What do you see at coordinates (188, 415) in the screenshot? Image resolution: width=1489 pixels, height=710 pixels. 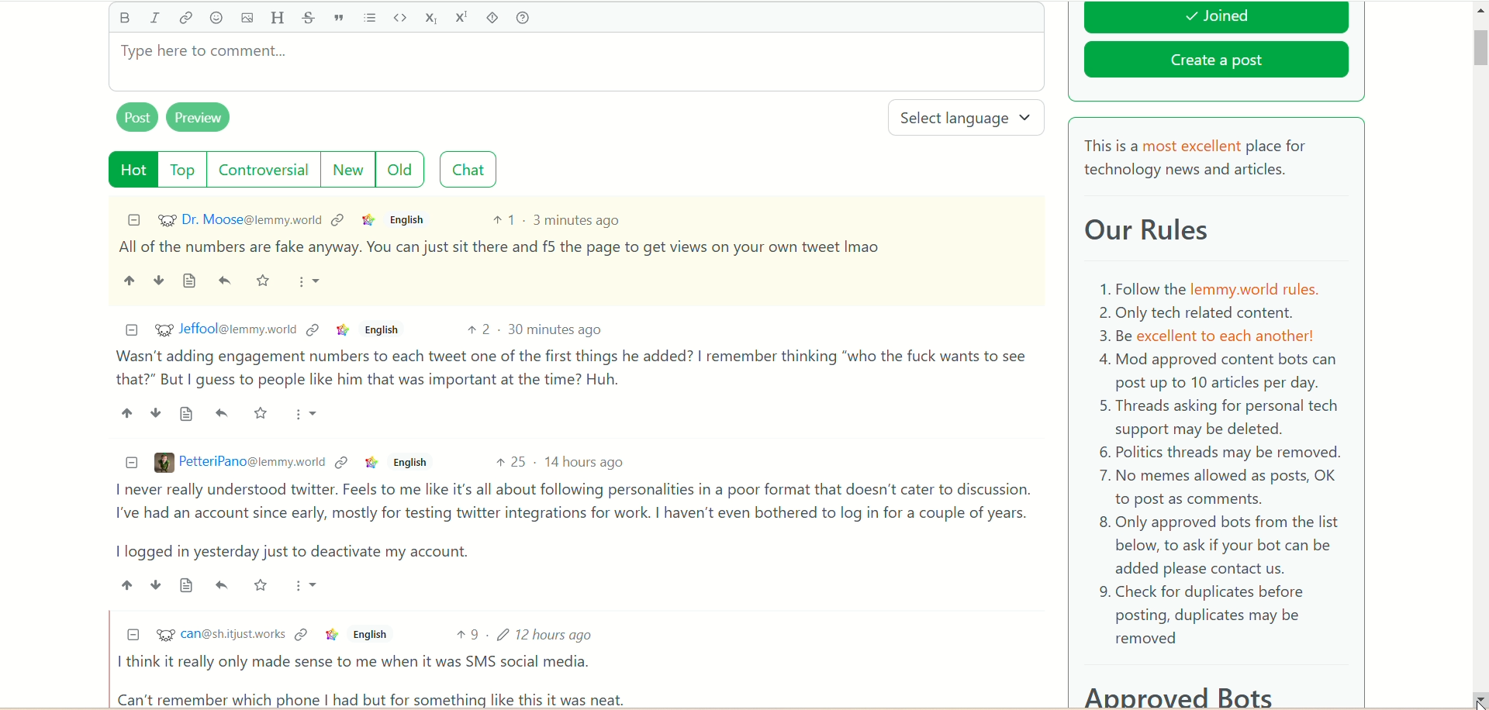 I see `Source` at bounding box center [188, 415].